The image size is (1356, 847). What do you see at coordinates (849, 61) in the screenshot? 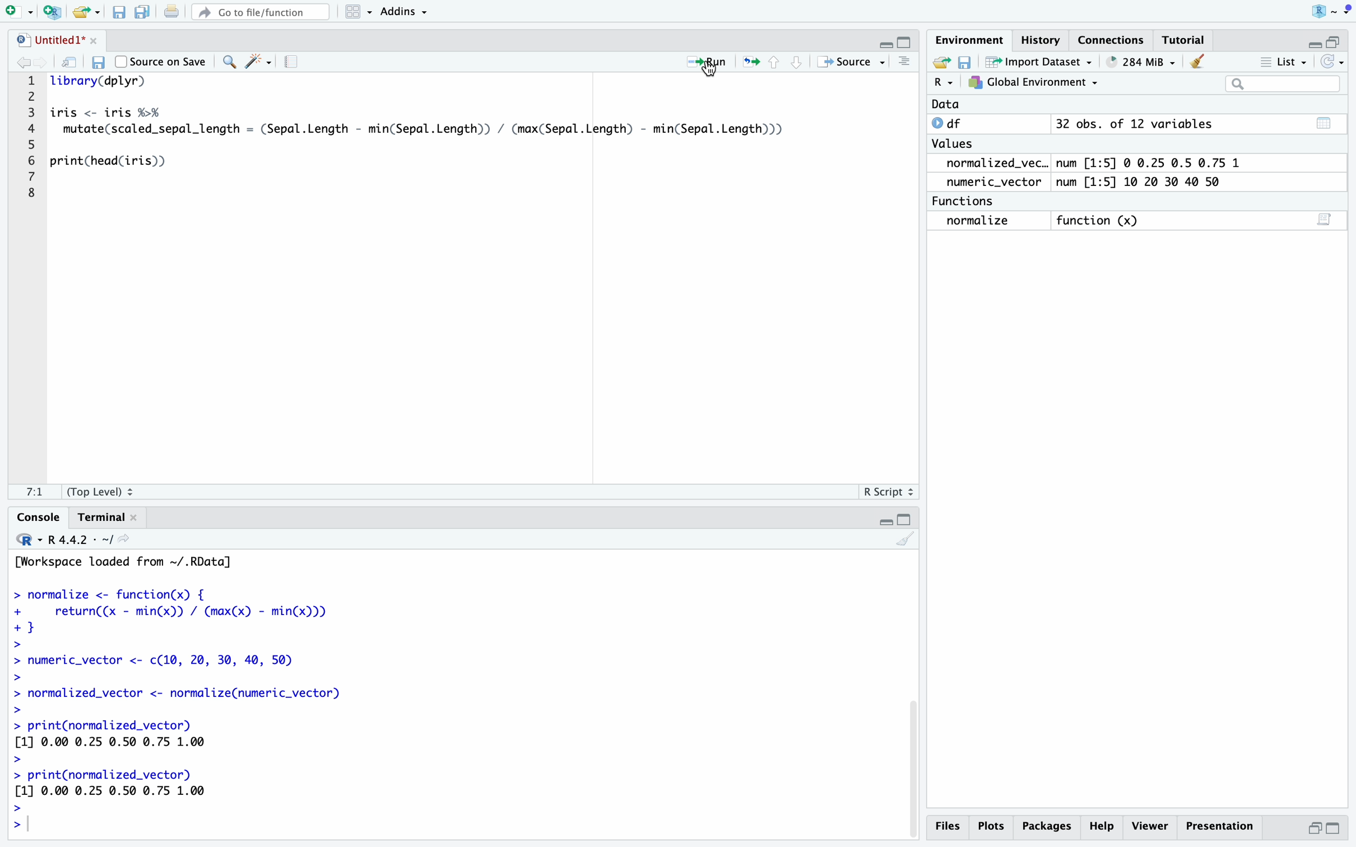
I see `Source` at bounding box center [849, 61].